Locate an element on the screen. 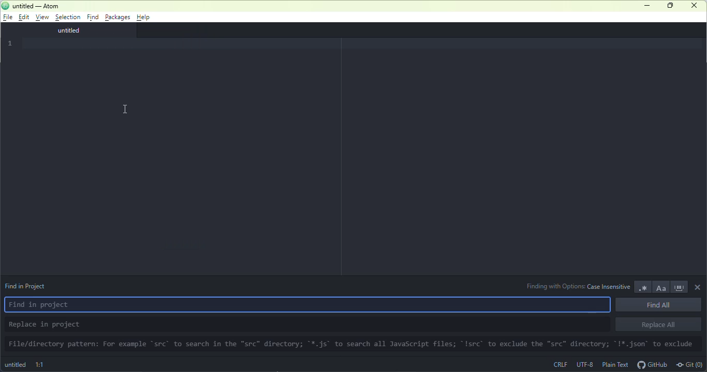 Image resolution: width=707 pixels, height=372 pixels. 1 is located at coordinates (11, 43).